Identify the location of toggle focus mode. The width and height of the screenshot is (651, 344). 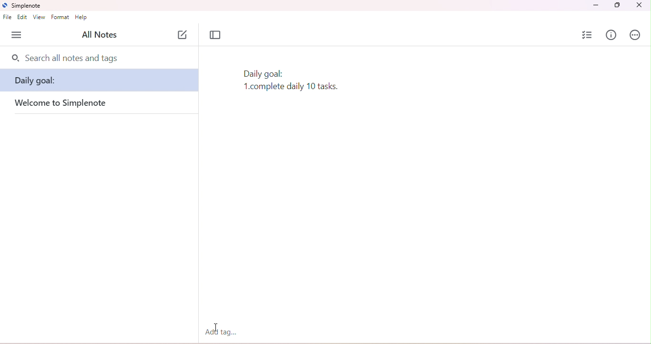
(216, 35).